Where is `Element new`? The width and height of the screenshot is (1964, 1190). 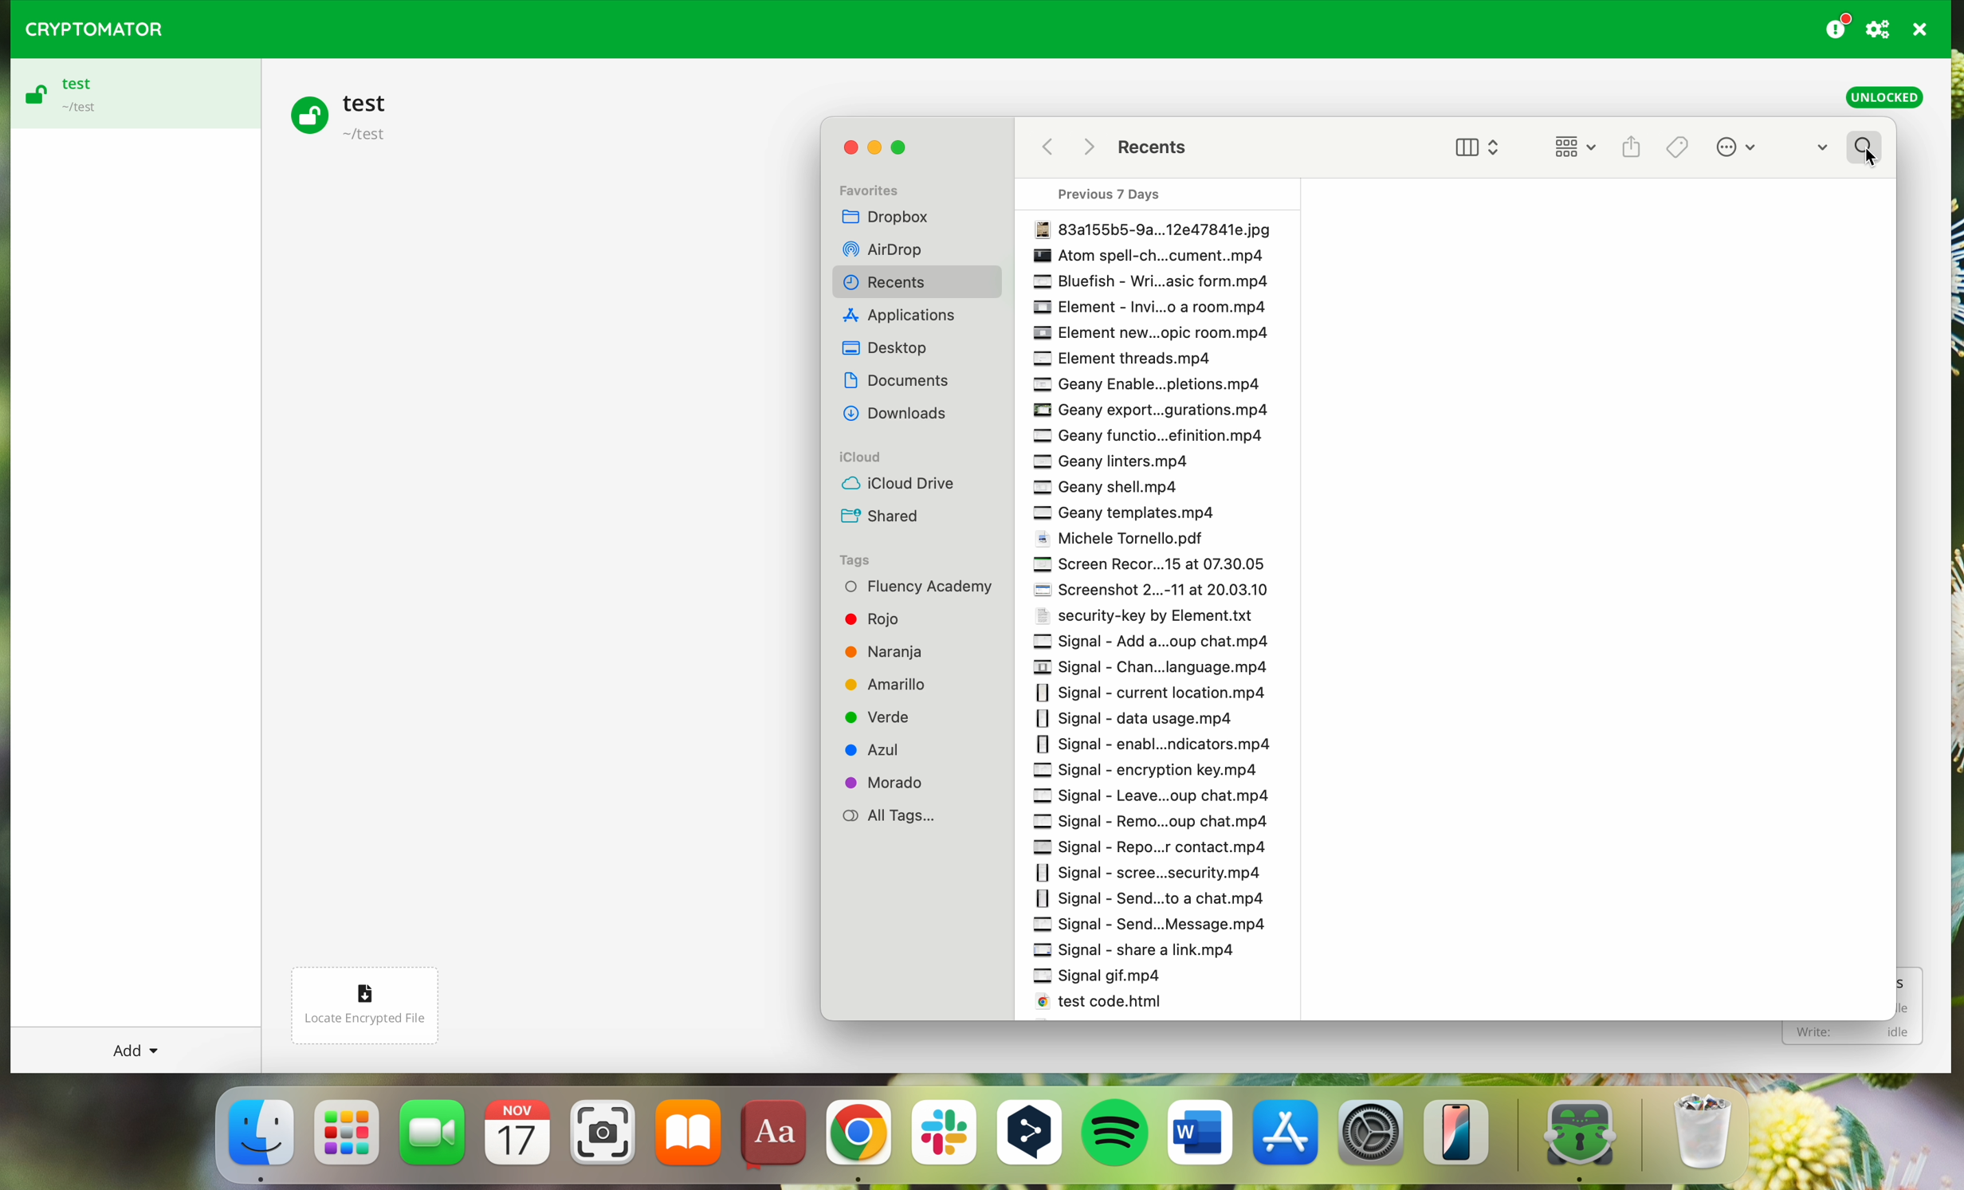 Element new is located at coordinates (1152, 332).